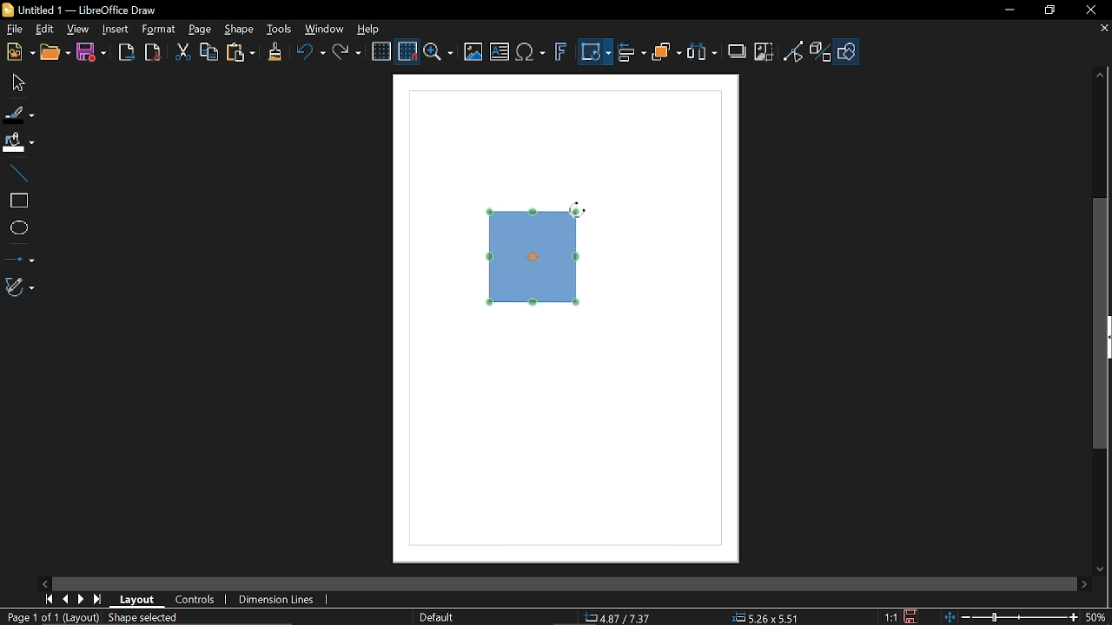  I want to click on Paste, so click(240, 55).